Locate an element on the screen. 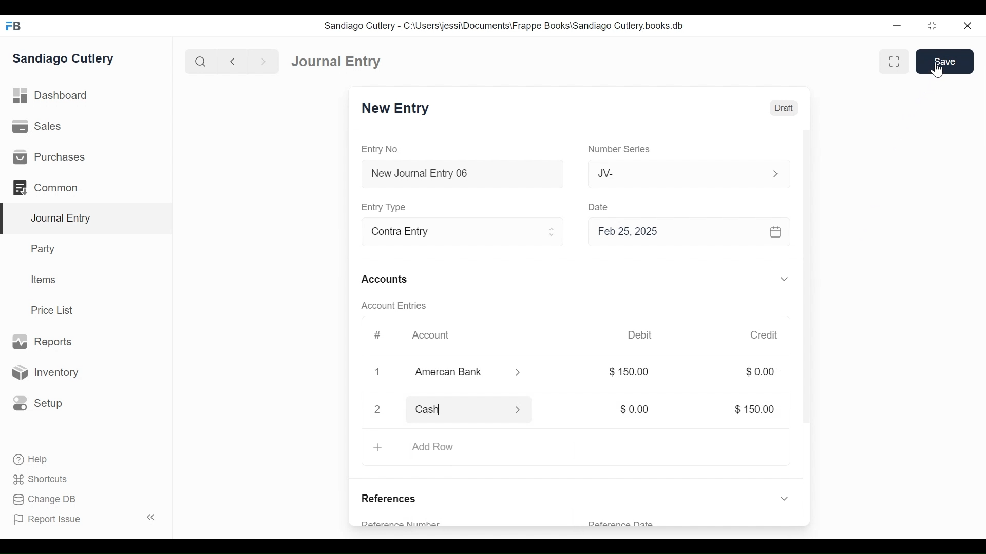 This screenshot has width=986, height=554. References is located at coordinates (392, 500).